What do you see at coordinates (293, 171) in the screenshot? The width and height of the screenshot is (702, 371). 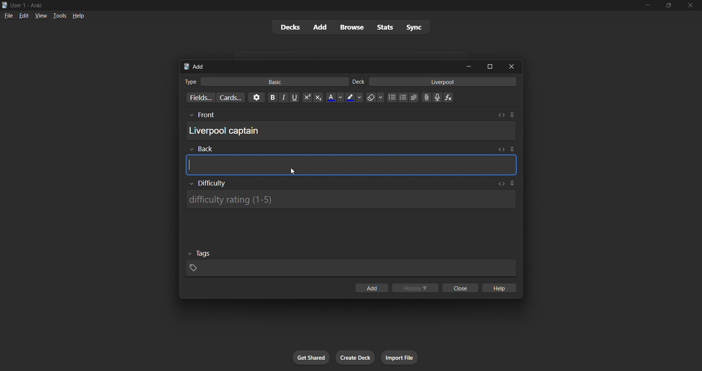 I see `Cursor` at bounding box center [293, 171].